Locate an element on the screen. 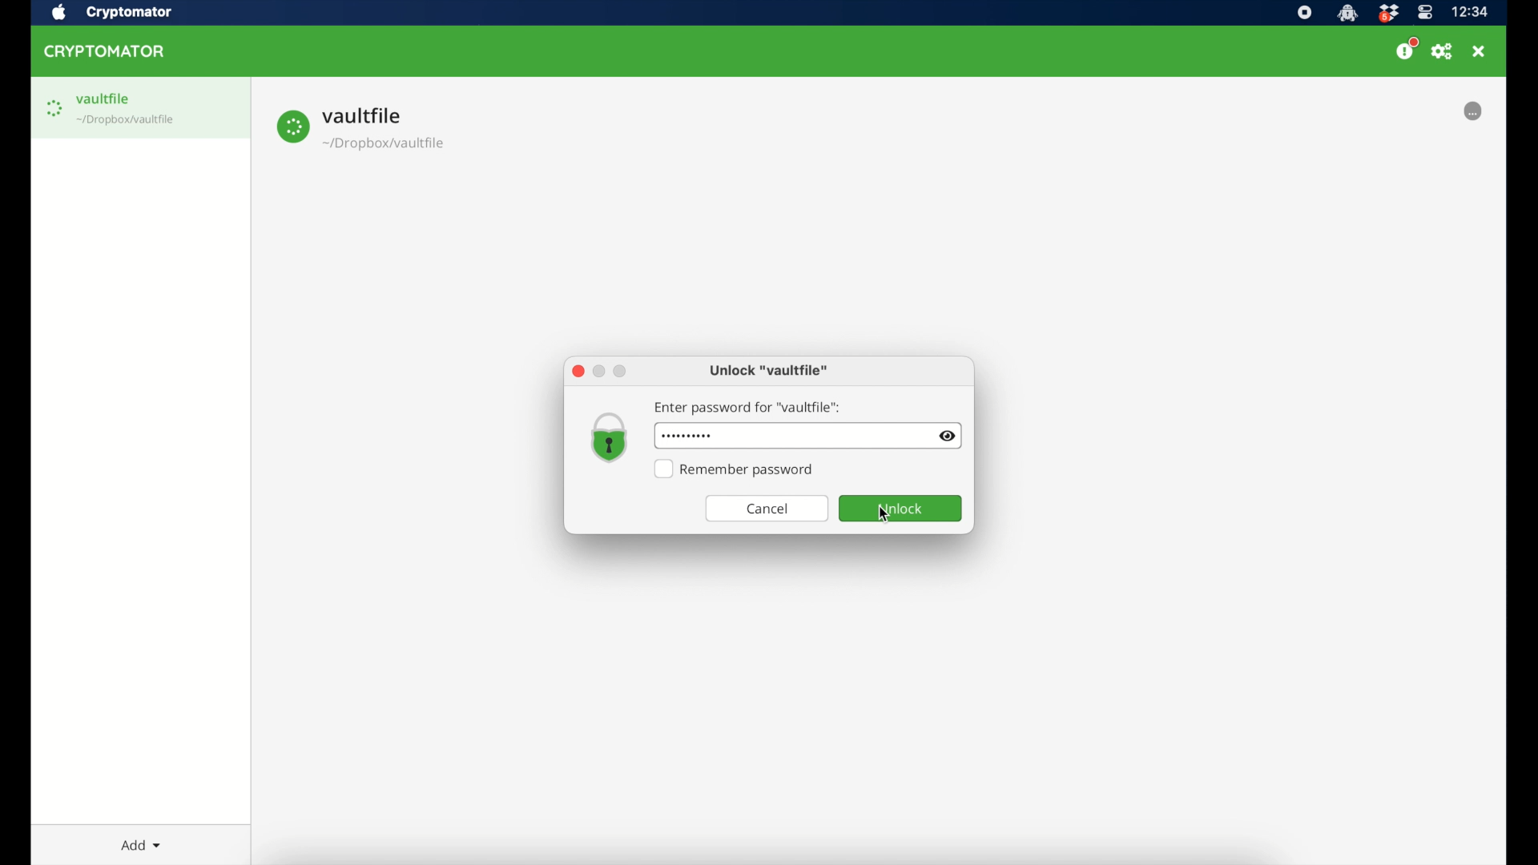 The image size is (1538, 865). apple icon is located at coordinates (58, 12).